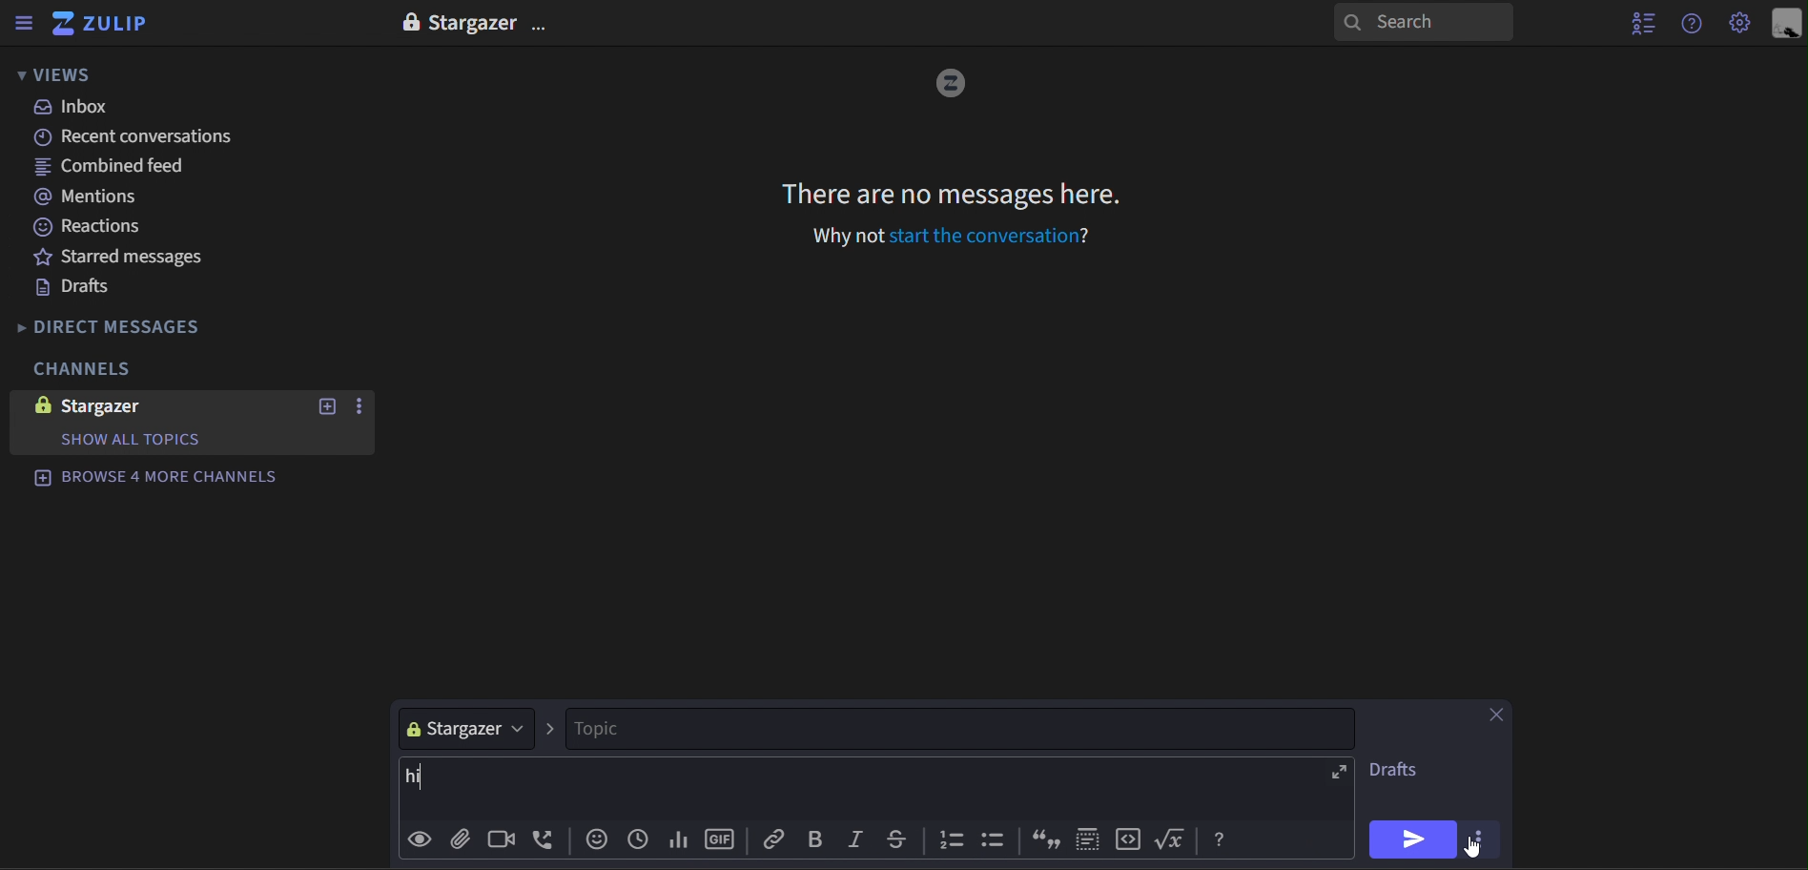 The image size is (1808, 870). I want to click on drafts, so click(128, 291).